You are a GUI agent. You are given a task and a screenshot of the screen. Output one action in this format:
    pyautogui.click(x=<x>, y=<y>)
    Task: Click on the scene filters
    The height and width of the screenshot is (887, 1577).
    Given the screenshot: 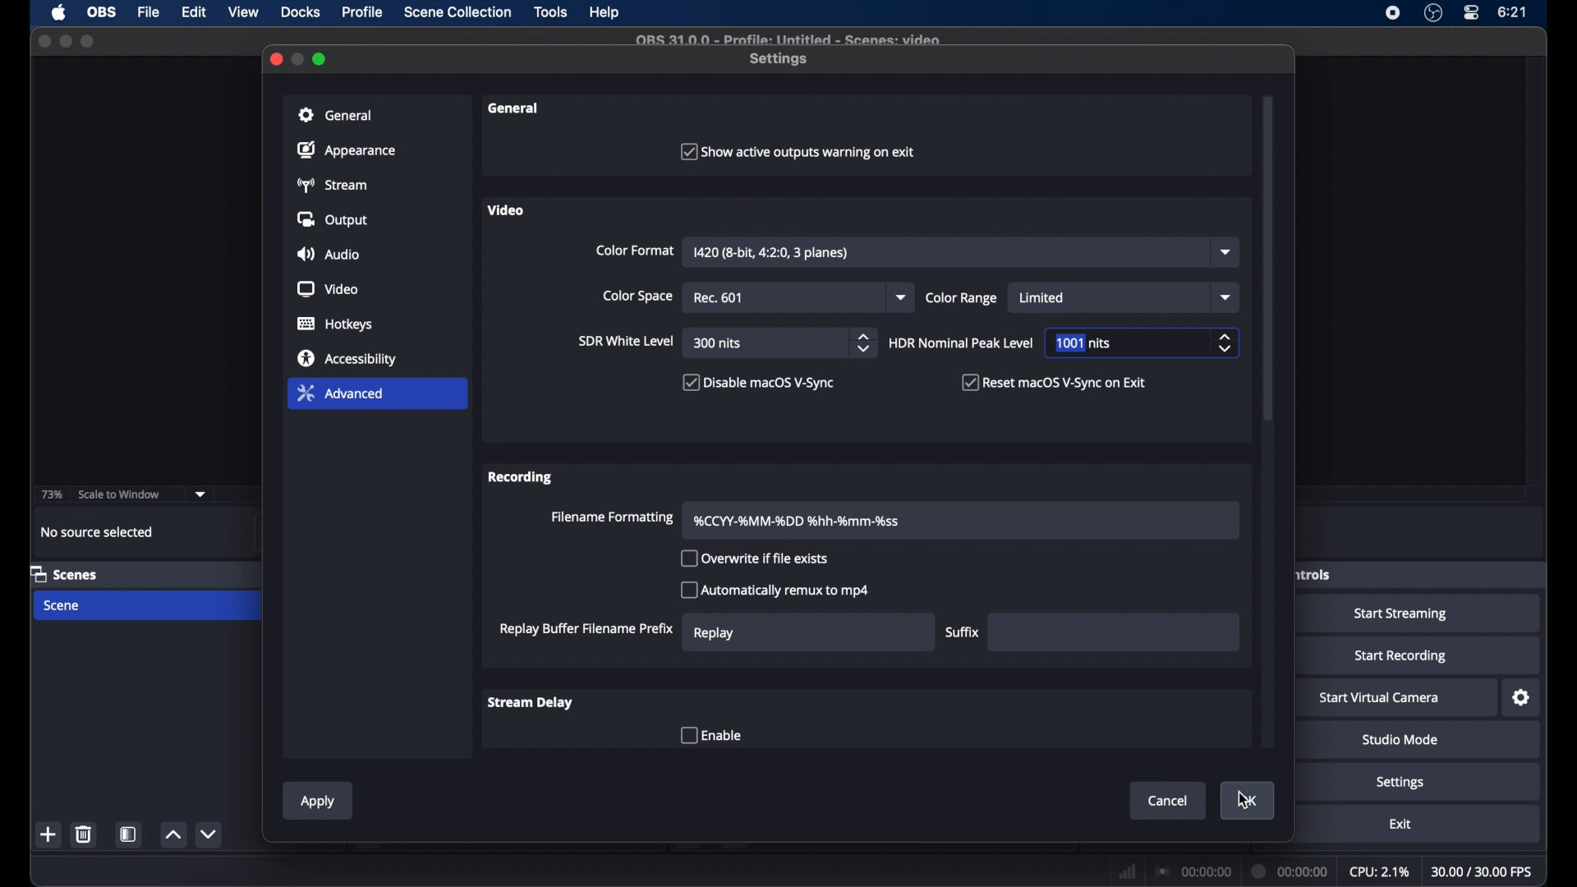 What is the action you would take?
    pyautogui.click(x=129, y=834)
    